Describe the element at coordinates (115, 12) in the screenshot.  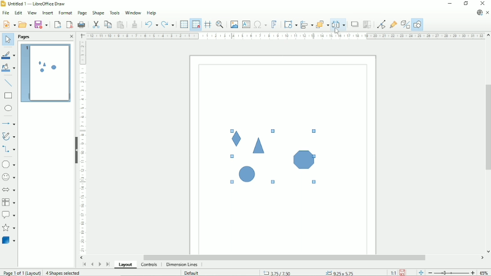
I see `Tools` at that location.